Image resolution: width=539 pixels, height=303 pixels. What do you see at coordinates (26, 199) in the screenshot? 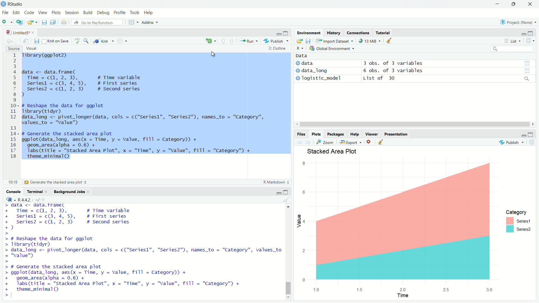
I see `«R442 -` at bounding box center [26, 199].